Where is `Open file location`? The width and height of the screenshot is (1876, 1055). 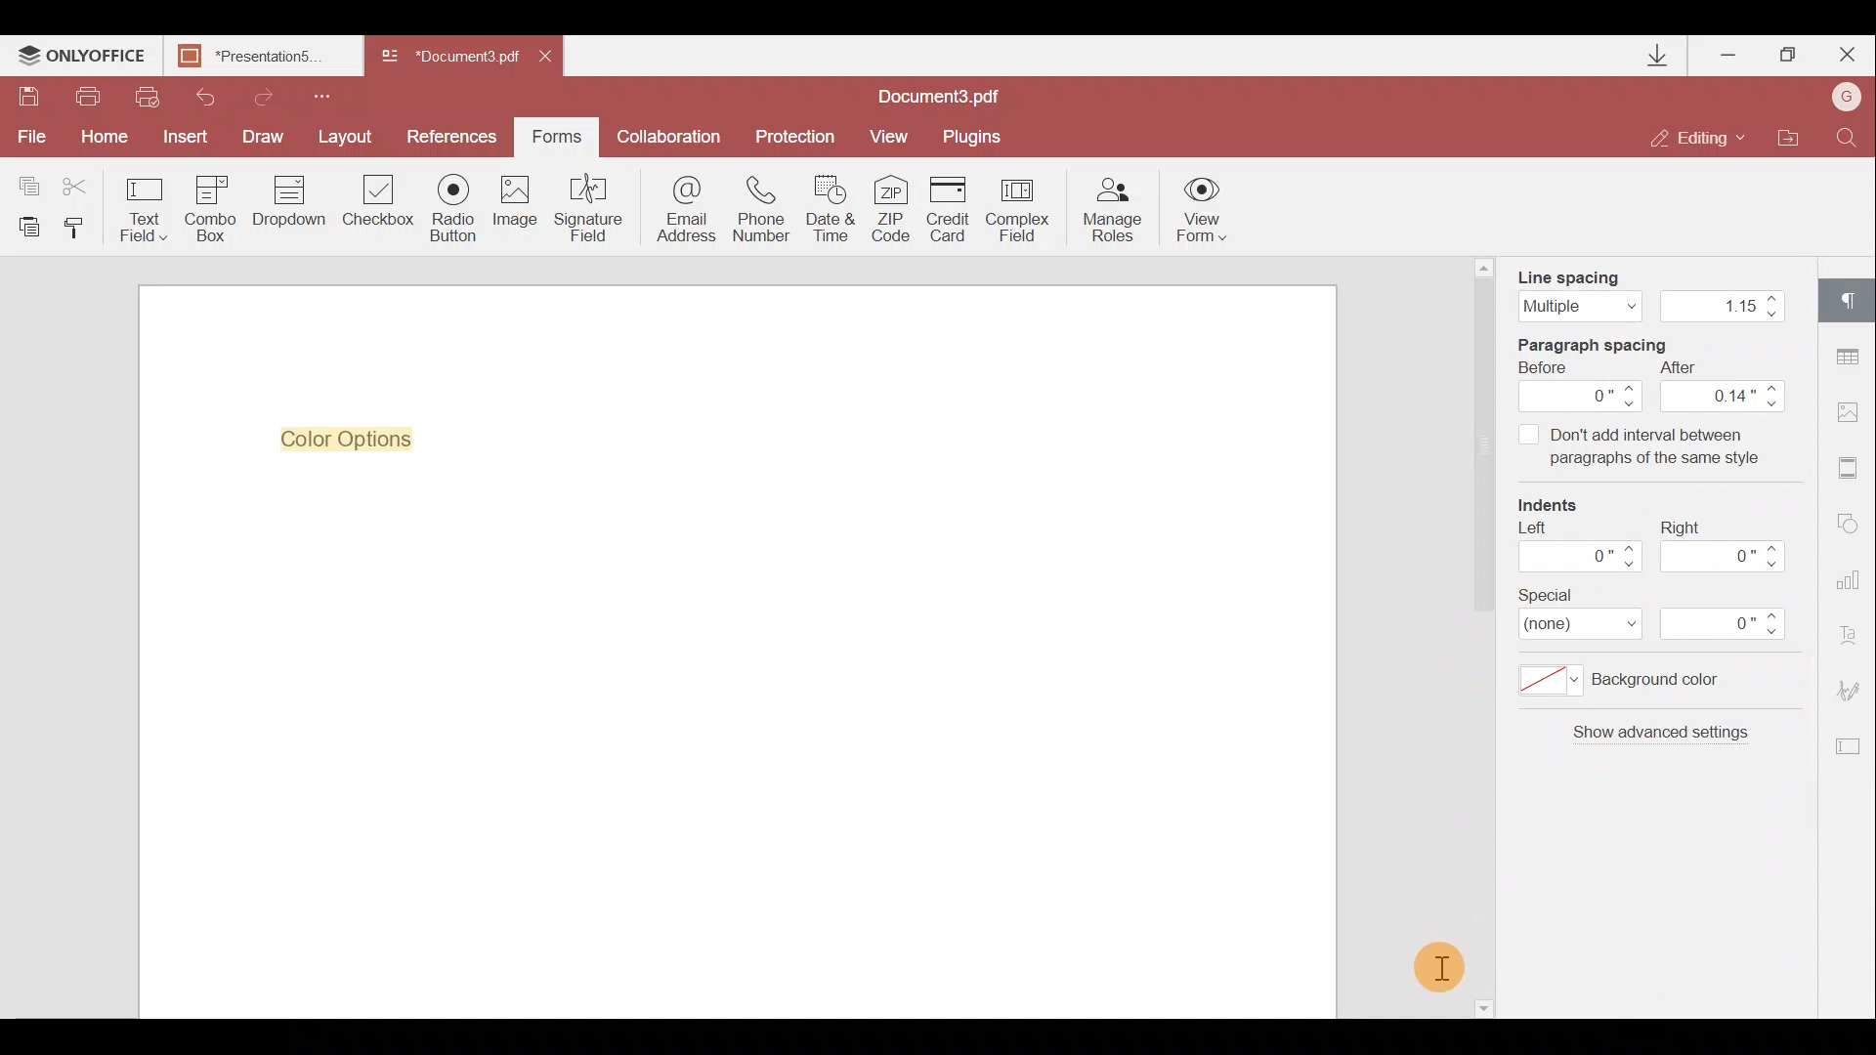
Open file location is located at coordinates (1790, 137).